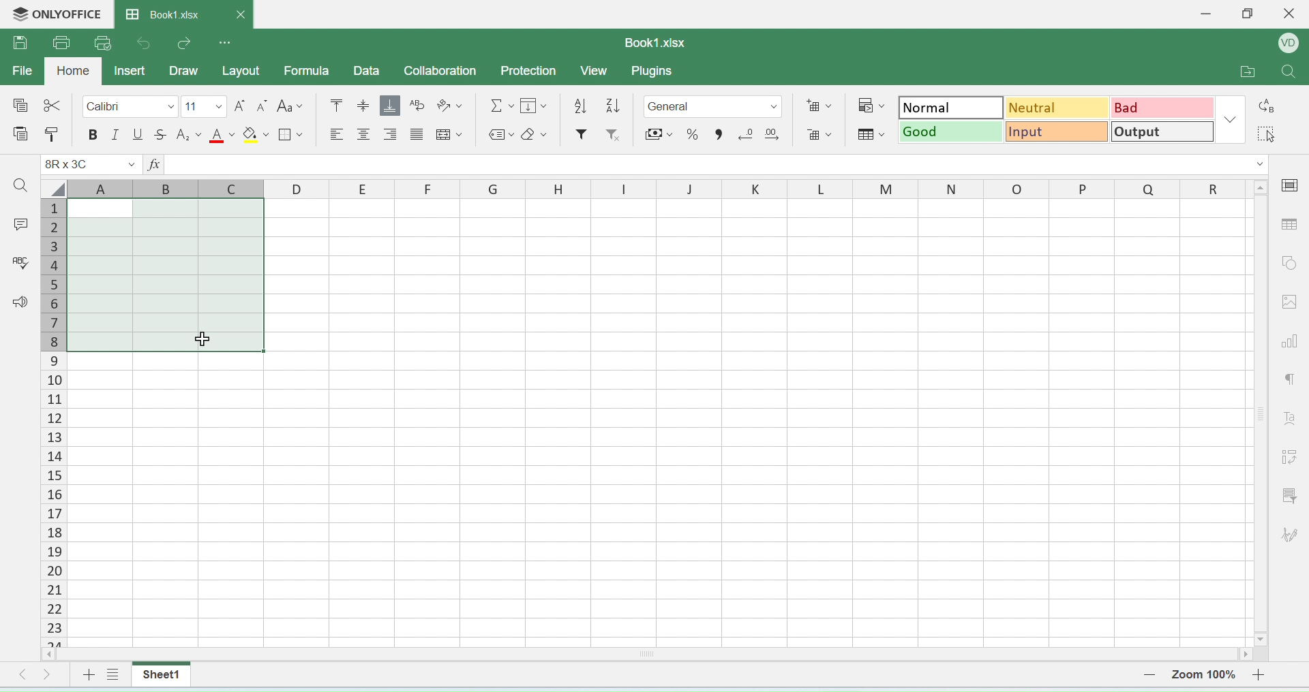  I want to click on remove filter, so click(615, 133).